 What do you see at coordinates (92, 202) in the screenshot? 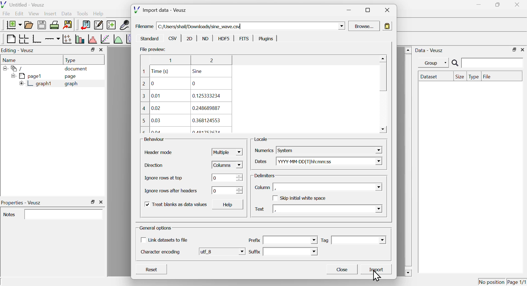
I see `maximize` at bounding box center [92, 202].